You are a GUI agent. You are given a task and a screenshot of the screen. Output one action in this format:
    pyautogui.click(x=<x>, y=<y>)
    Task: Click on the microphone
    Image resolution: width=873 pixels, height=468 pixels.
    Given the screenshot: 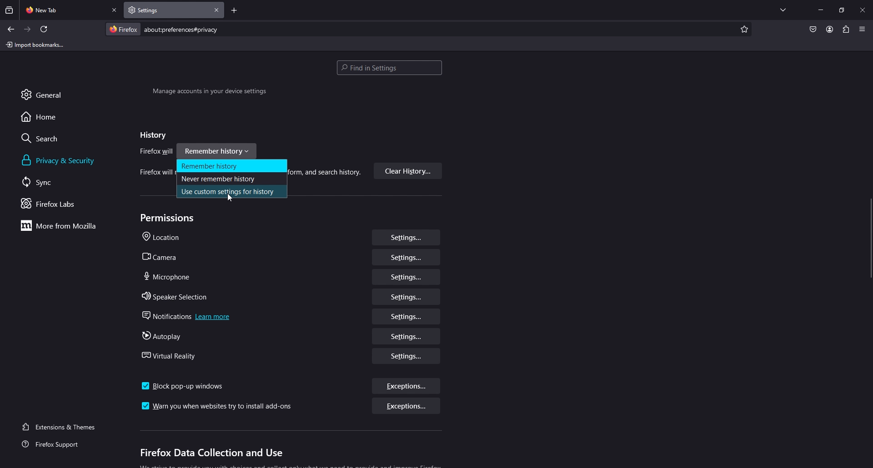 What is the action you would take?
    pyautogui.click(x=168, y=276)
    